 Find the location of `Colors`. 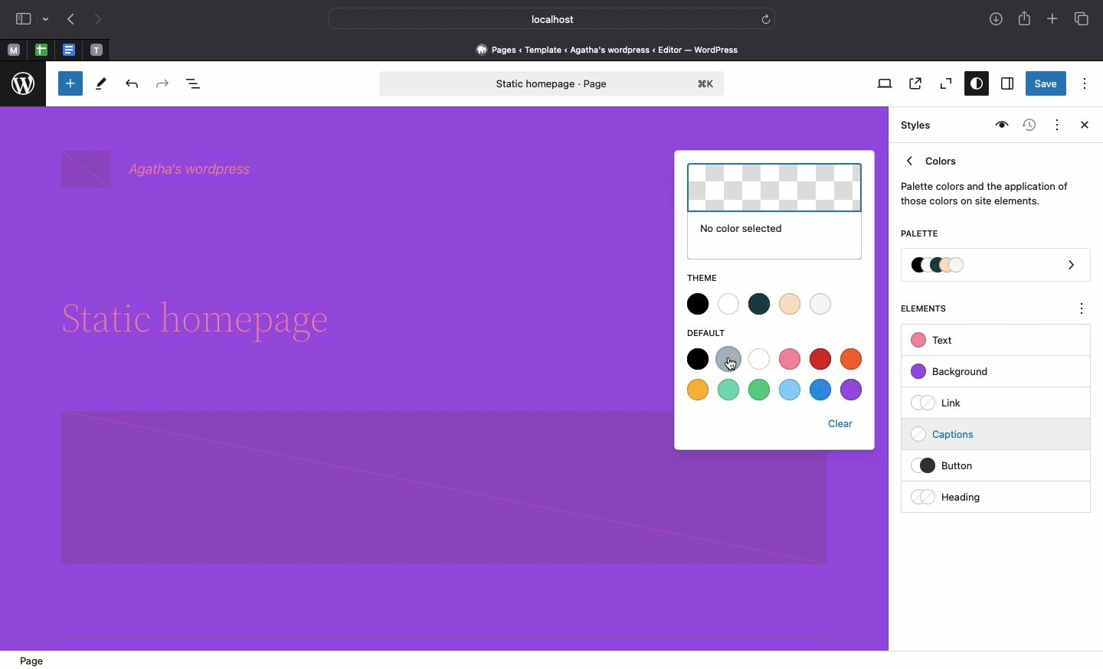

Colors is located at coordinates (985, 178).